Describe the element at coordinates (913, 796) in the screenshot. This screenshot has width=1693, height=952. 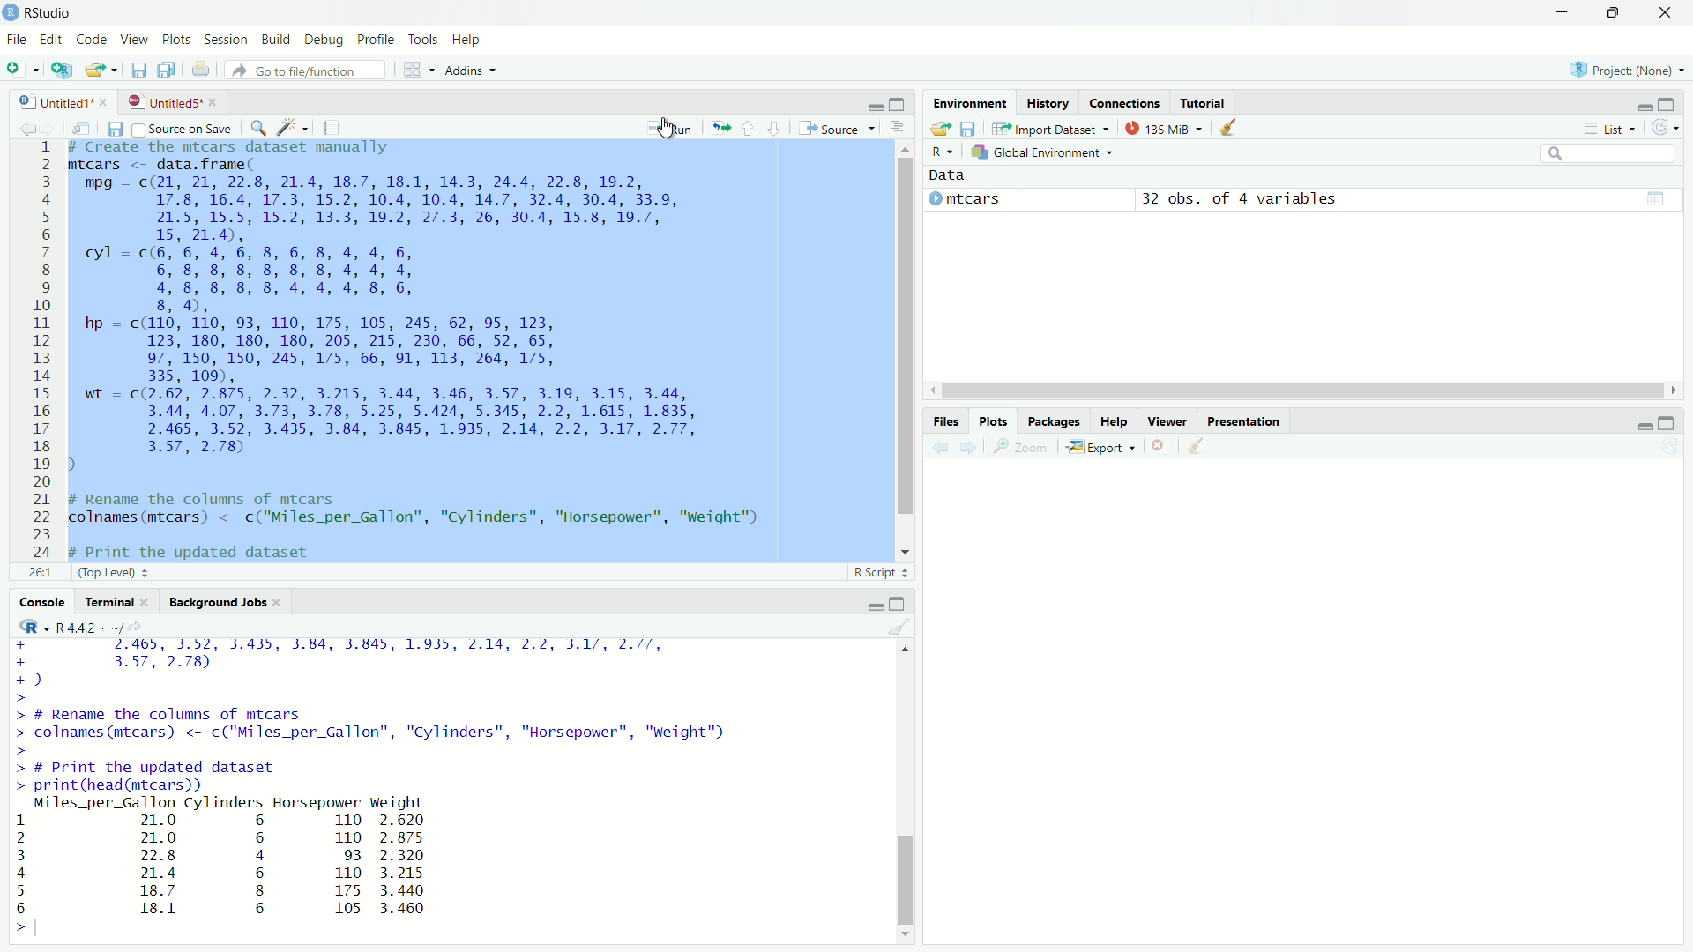
I see `scroll bar` at that location.